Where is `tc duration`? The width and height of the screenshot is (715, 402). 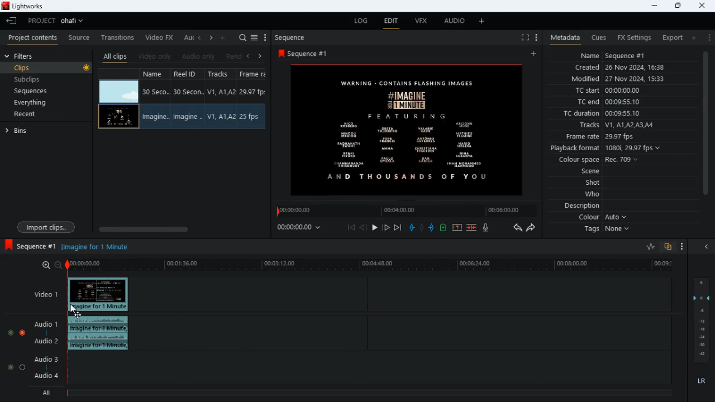
tc duration is located at coordinates (620, 114).